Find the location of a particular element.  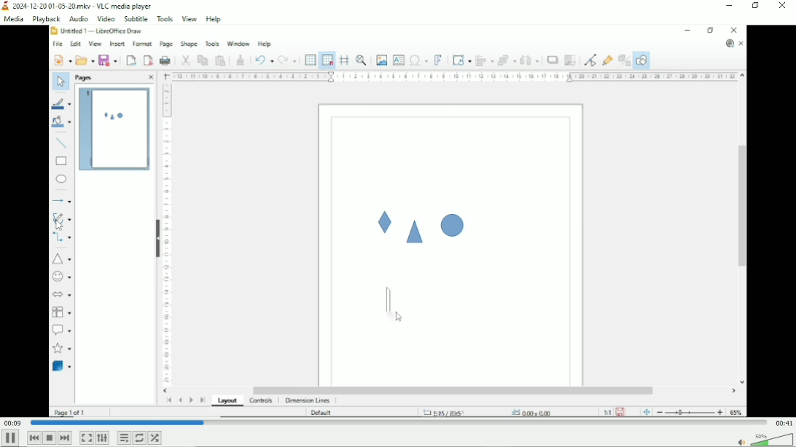

Elapsed time is located at coordinates (12, 422).